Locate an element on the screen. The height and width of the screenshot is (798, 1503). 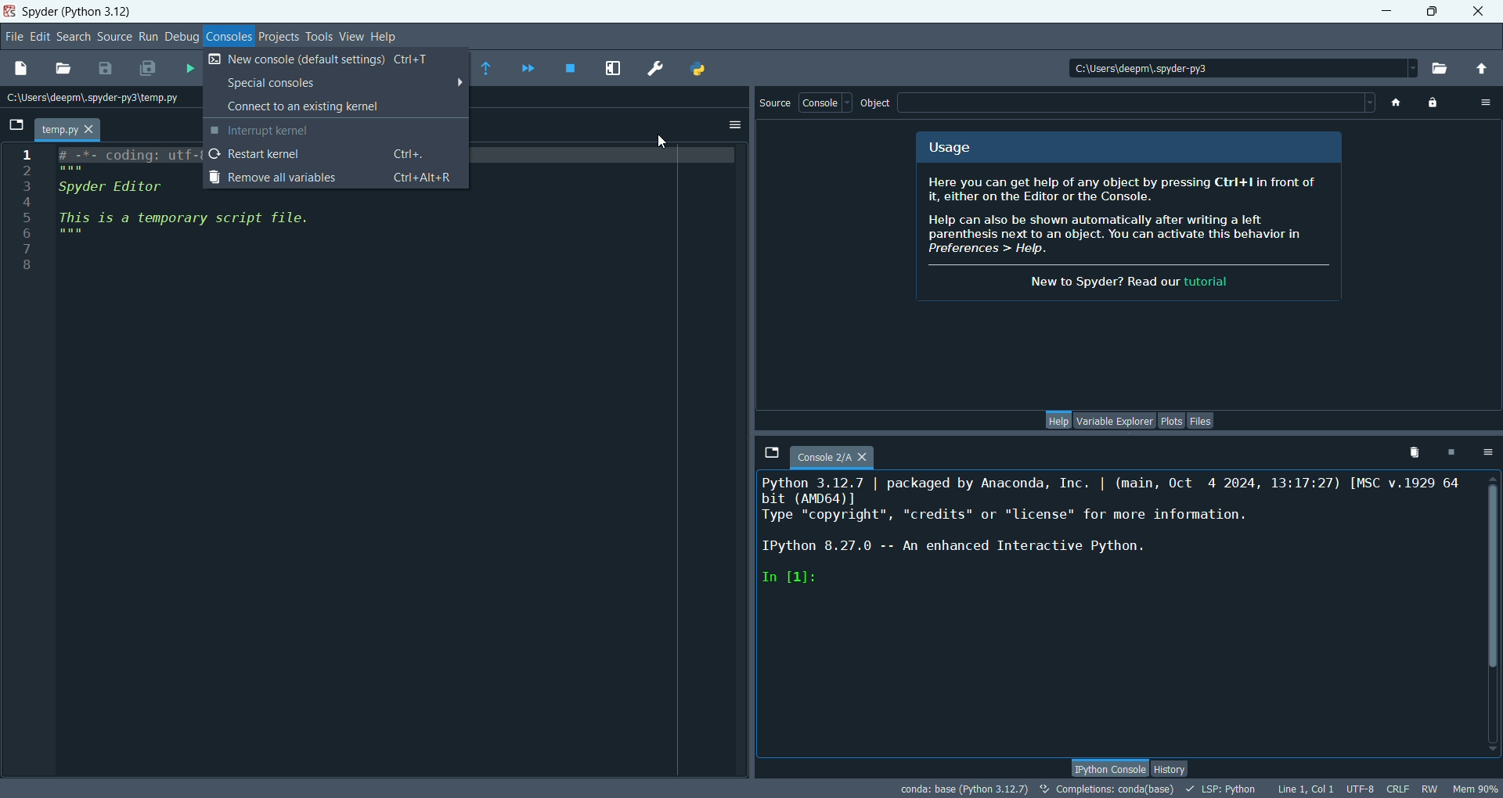
IPython console is located at coordinates (1104, 769).